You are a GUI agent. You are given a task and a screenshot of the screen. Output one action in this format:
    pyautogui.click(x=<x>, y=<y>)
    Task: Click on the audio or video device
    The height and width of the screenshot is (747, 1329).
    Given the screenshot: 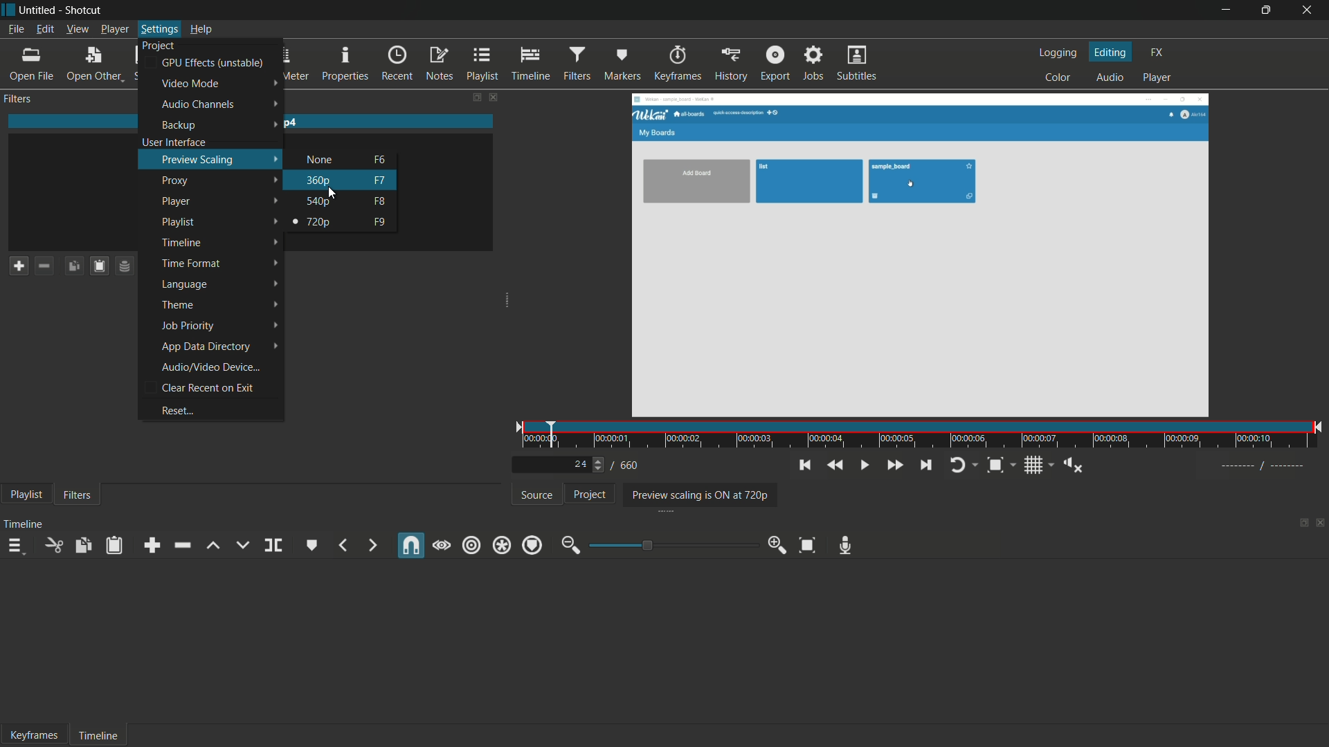 What is the action you would take?
    pyautogui.click(x=210, y=367)
    